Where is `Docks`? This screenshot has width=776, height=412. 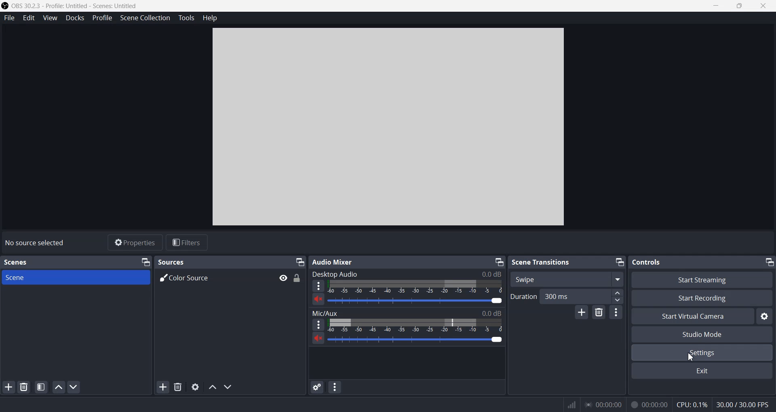 Docks is located at coordinates (75, 18).